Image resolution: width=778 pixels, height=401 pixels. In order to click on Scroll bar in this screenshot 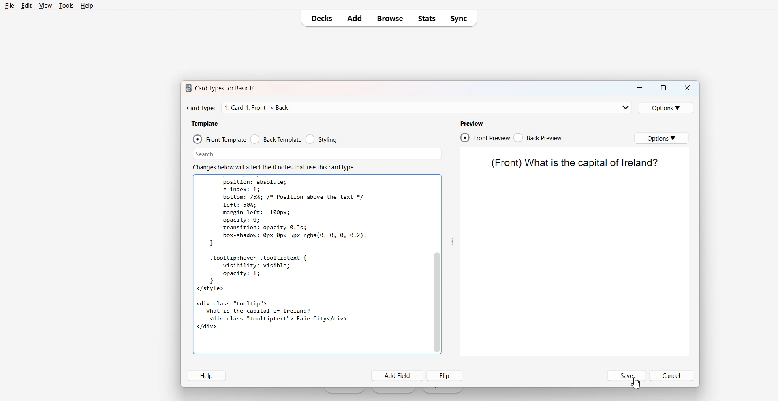, I will do `click(437, 264)`.